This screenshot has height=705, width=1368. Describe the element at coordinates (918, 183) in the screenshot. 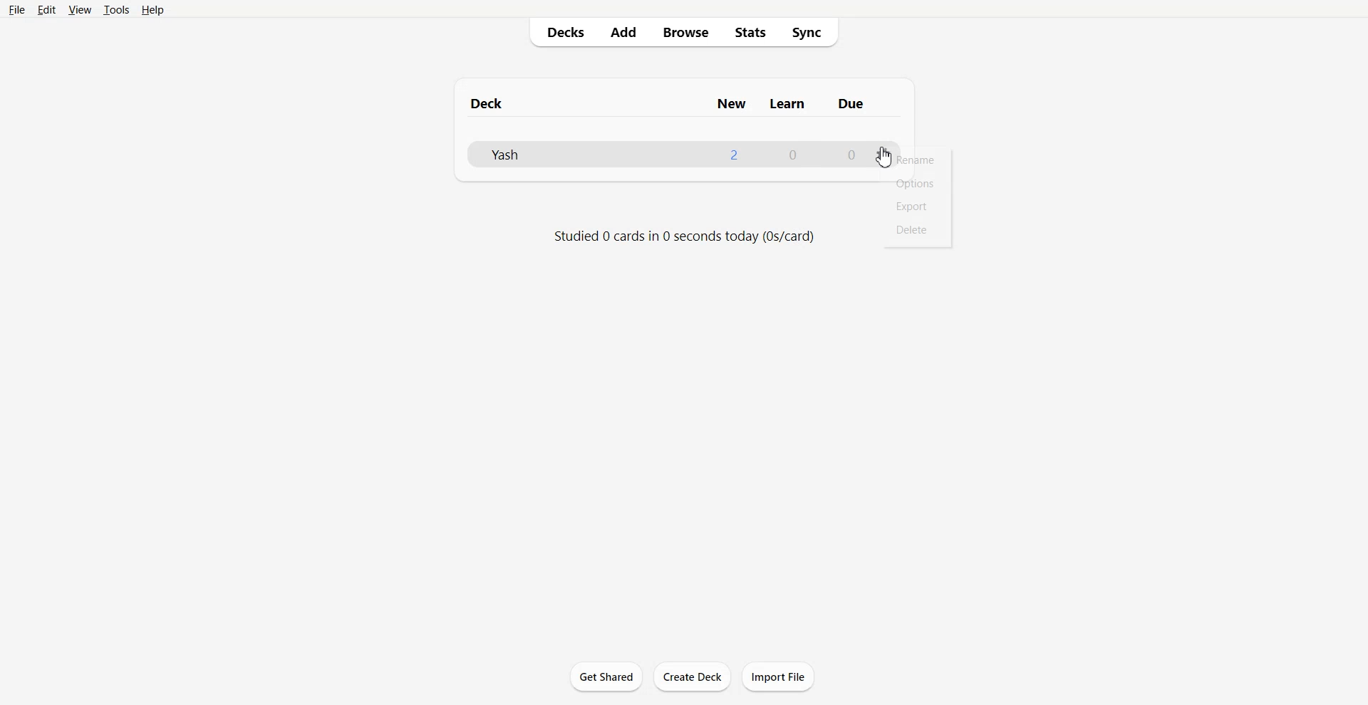

I see `options` at that location.